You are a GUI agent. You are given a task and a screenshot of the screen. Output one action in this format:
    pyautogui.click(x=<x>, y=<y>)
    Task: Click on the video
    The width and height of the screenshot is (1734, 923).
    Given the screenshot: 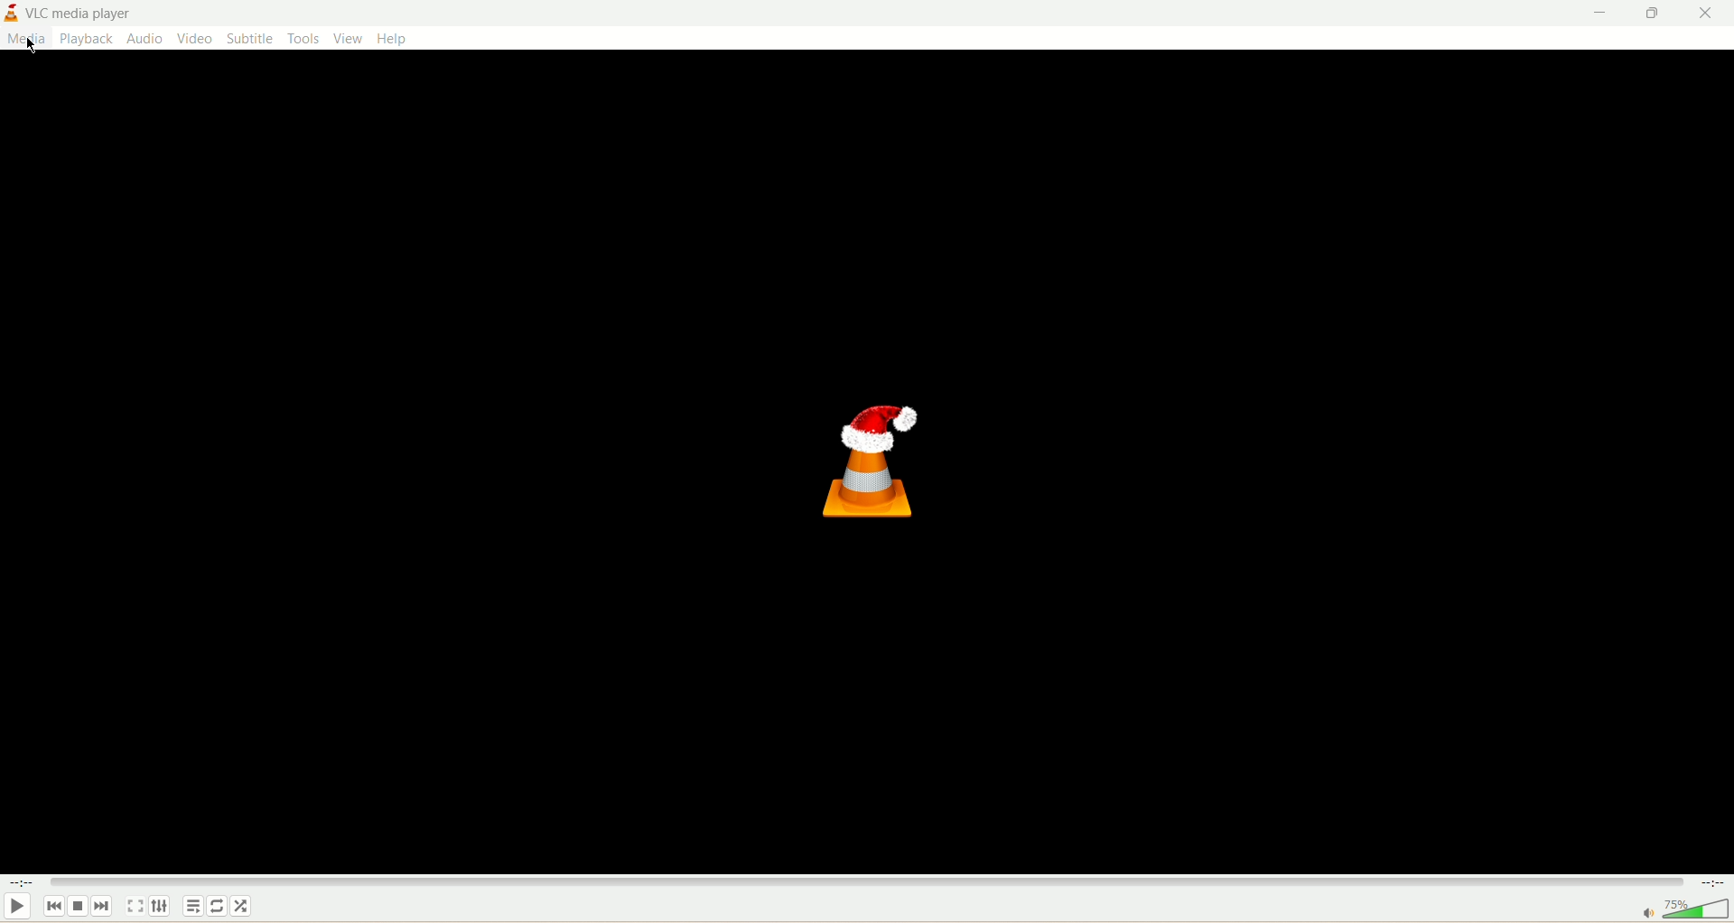 What is the action you would take?
    pyautogui.click(x=193, y=40)
    